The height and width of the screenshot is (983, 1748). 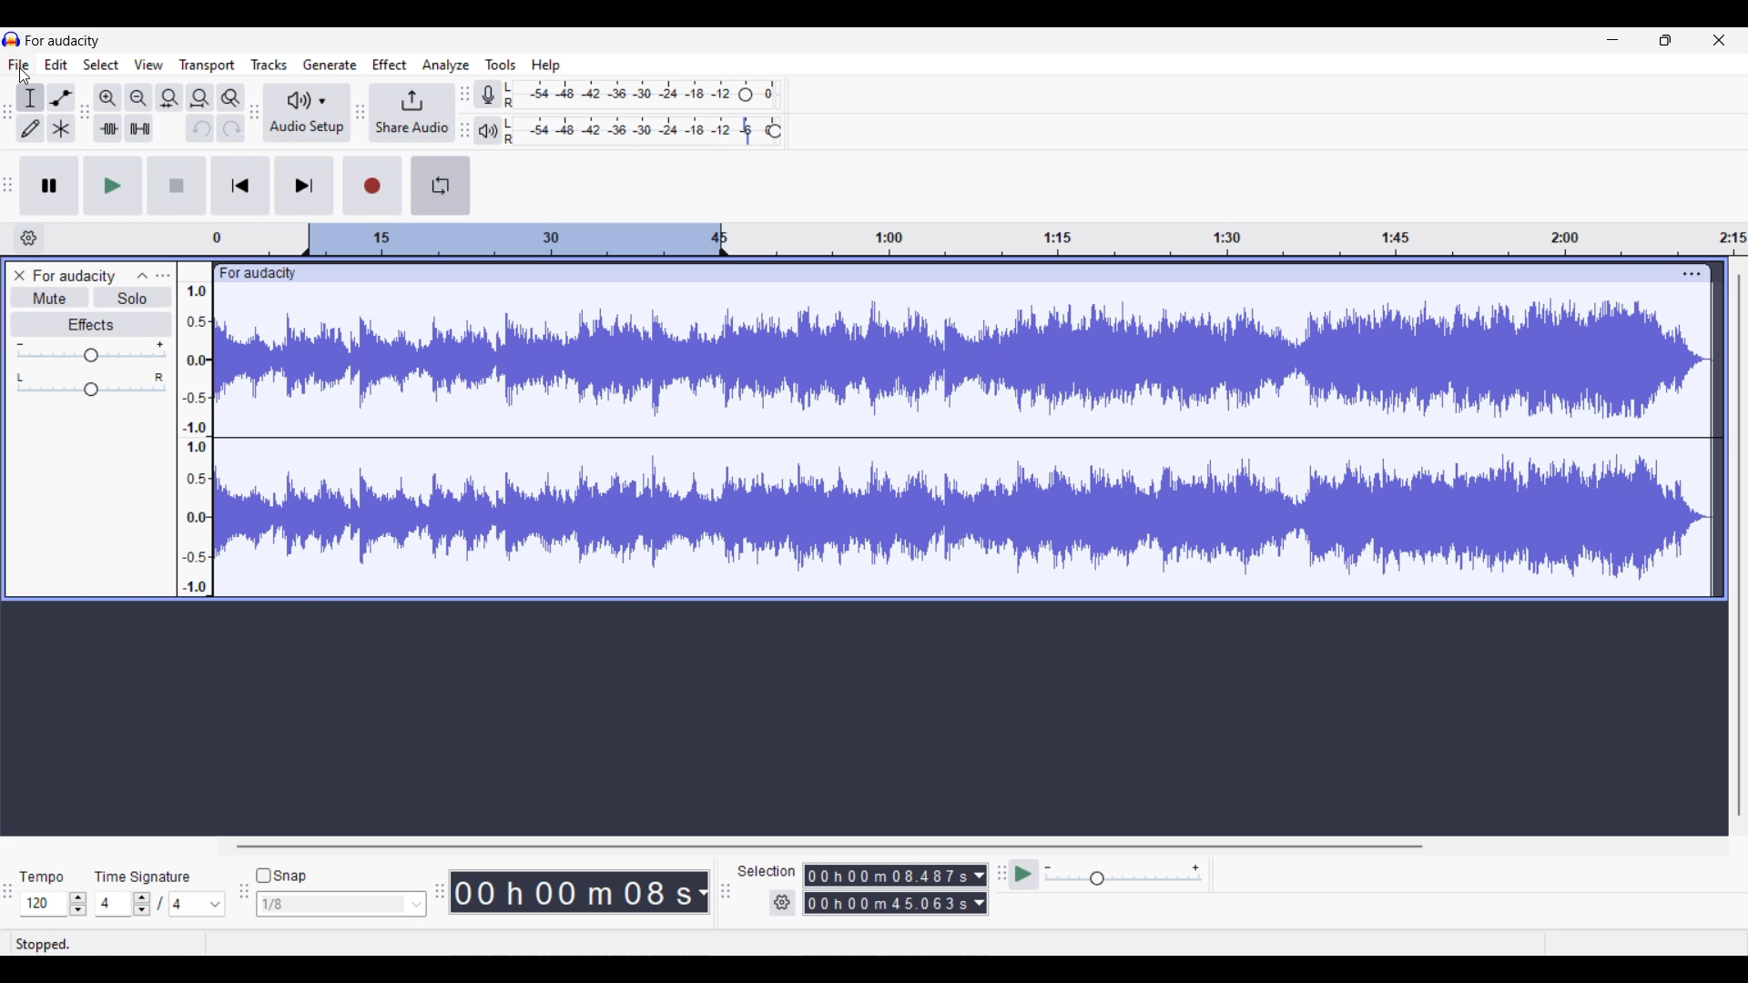 I want to click on Indicates time signature settings, so click(x=143, y=877).